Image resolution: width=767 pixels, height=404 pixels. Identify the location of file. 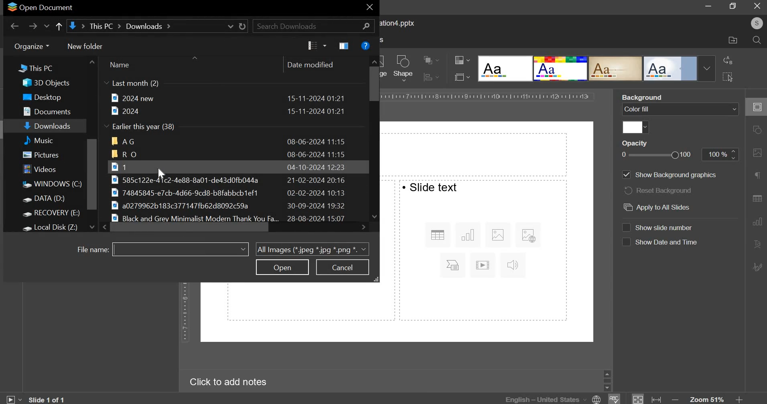
(228, 111).